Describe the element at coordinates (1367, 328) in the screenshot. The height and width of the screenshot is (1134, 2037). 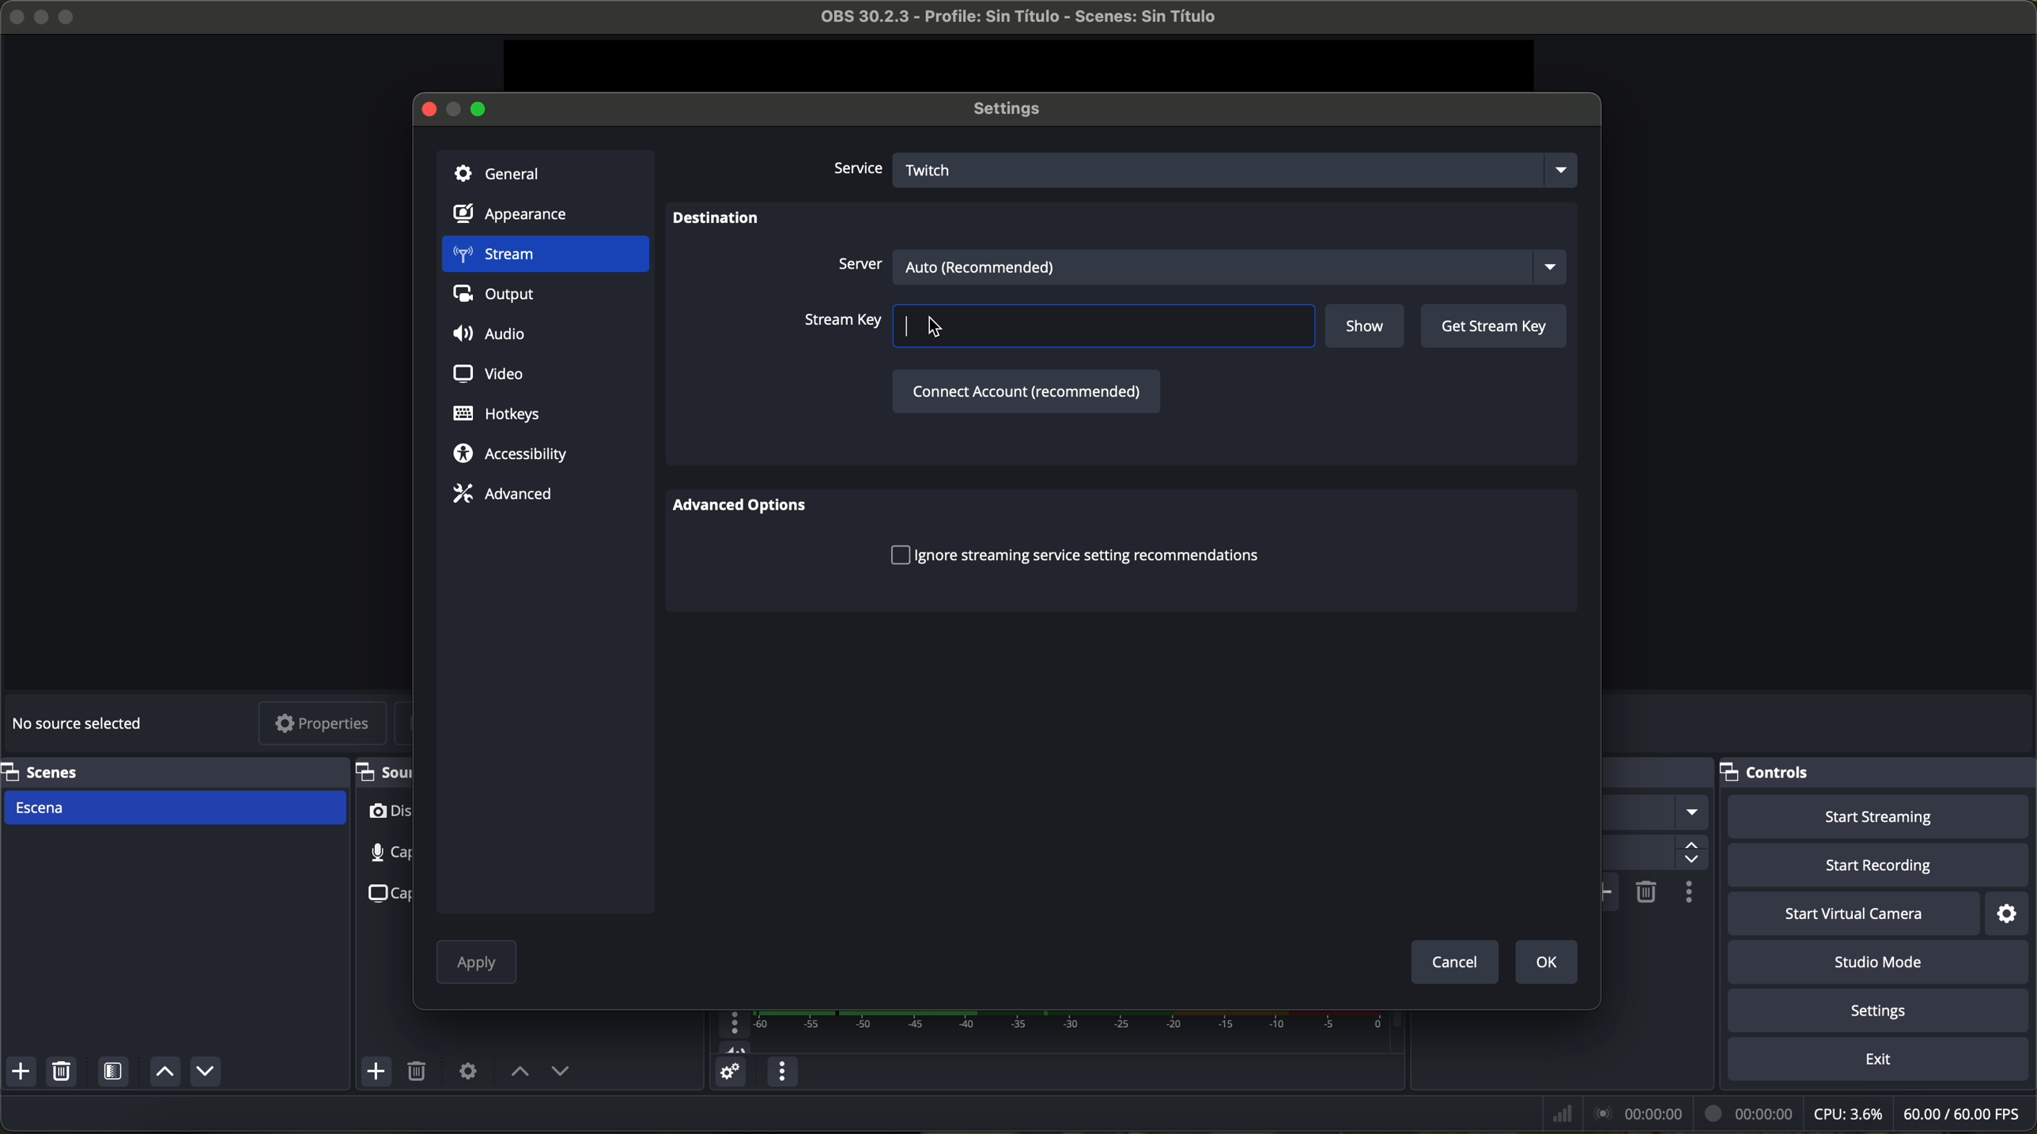
I see `show button` at that location.